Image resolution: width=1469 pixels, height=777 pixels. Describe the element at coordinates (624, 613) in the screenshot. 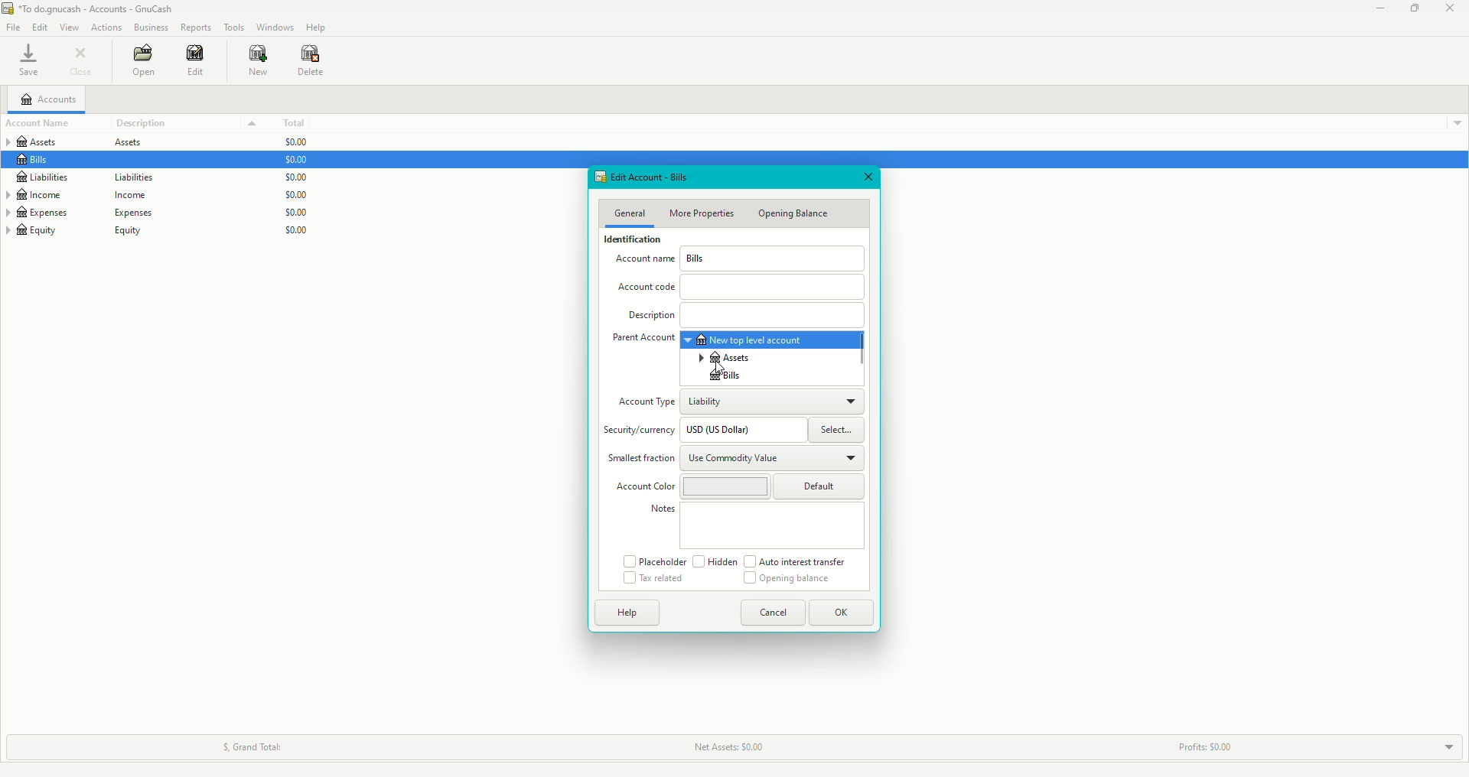

I see `Help` at that location.